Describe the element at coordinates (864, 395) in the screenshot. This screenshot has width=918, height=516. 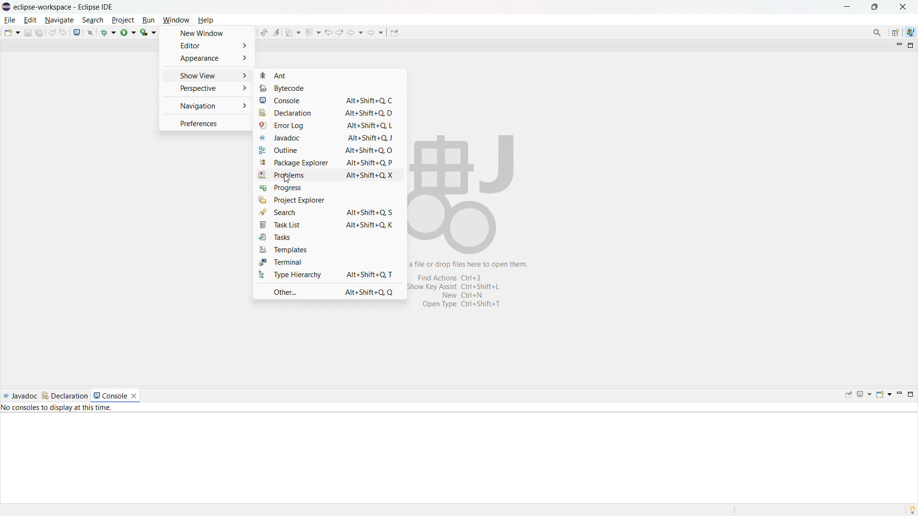
I see `display selected console ` at that location.